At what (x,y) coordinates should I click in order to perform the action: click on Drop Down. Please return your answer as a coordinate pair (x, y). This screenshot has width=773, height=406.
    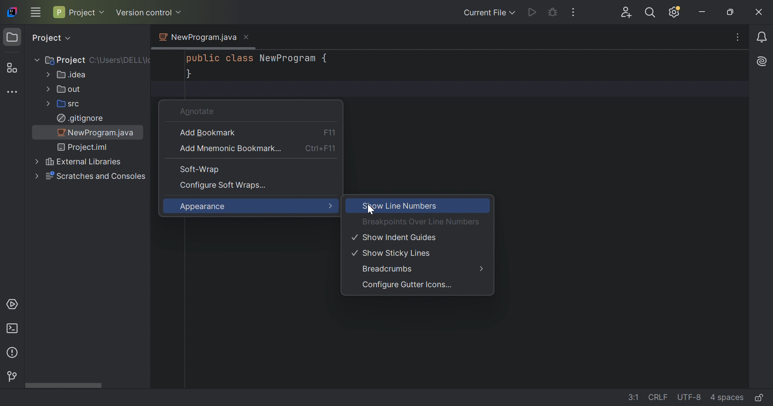
    Looking at the image, I should click on (47, 89).